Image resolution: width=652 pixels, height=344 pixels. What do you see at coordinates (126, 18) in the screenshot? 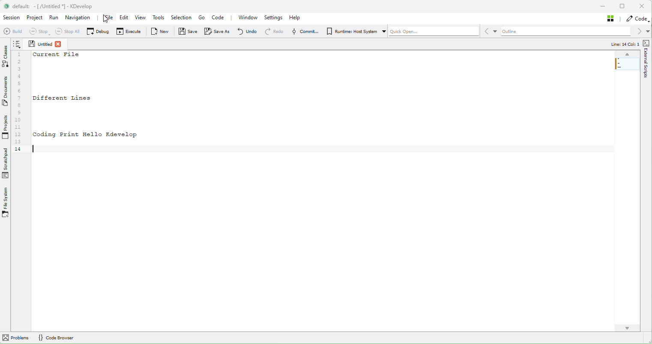
I see `Edit` at bounding box center [126, 18].